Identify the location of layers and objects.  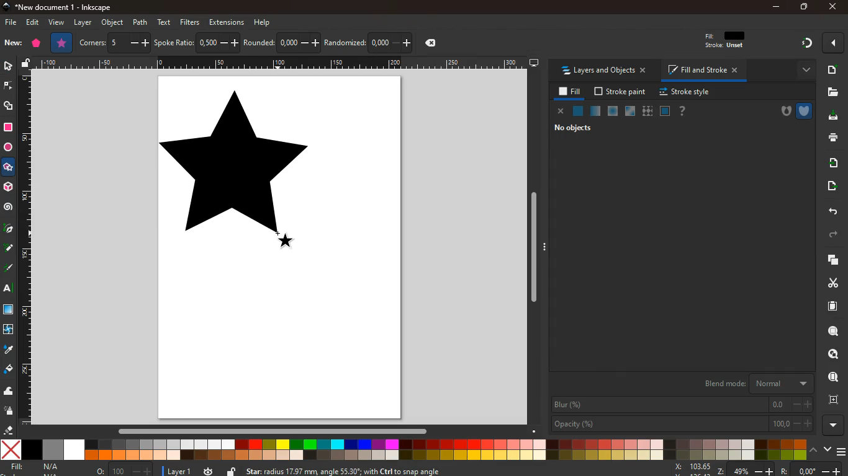
(603, 71).